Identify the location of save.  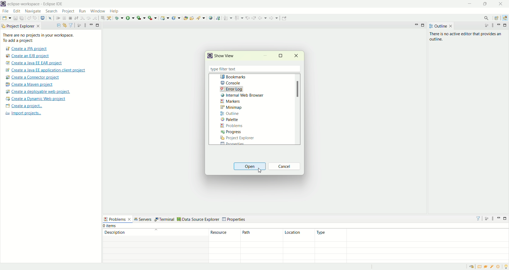
(15, 18).